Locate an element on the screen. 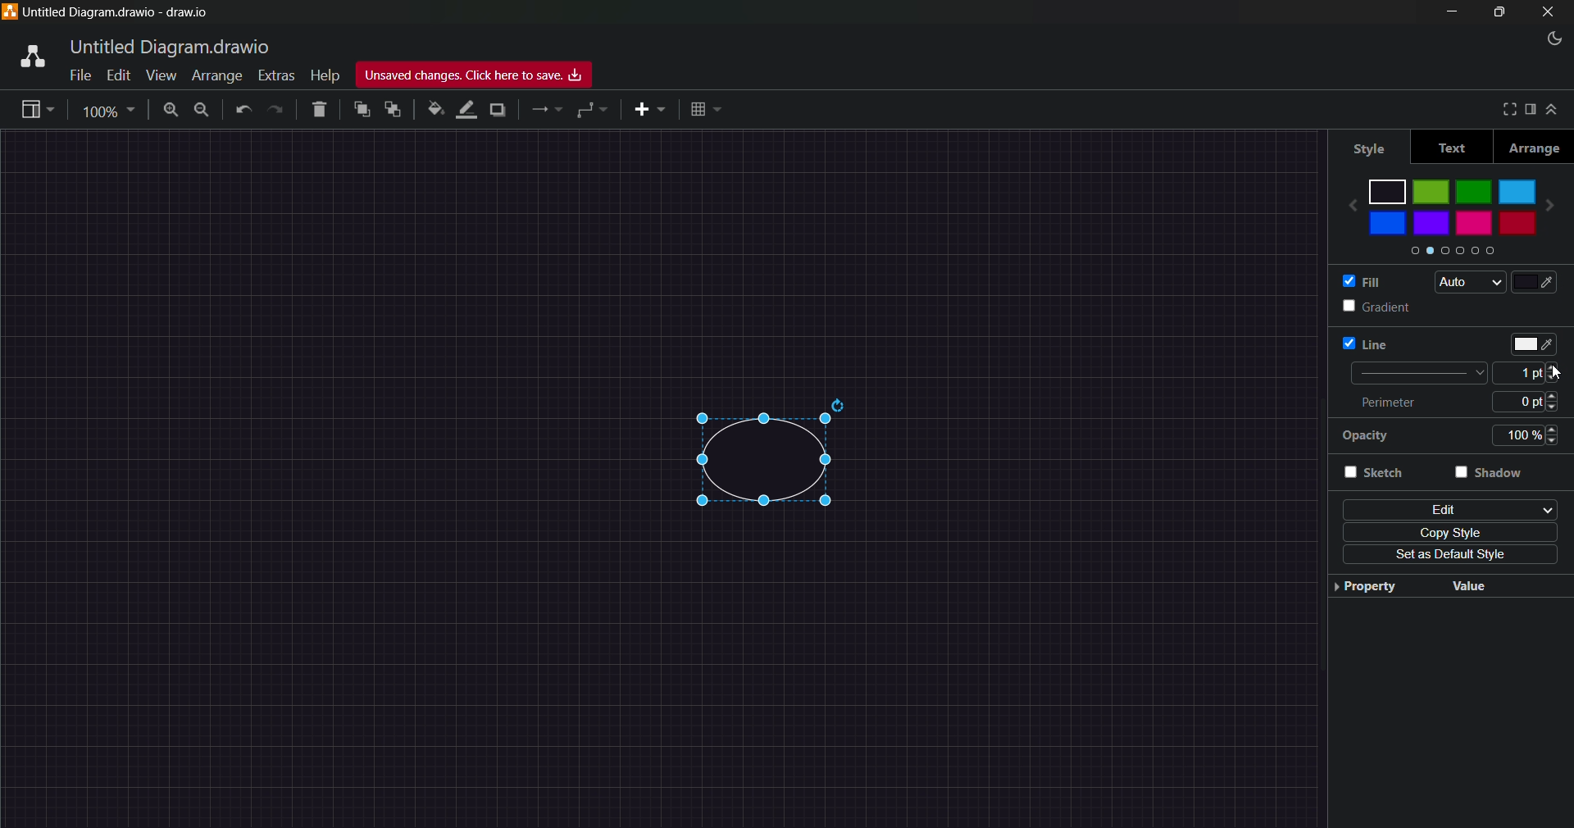  undo is located at coordinates (241, 111).